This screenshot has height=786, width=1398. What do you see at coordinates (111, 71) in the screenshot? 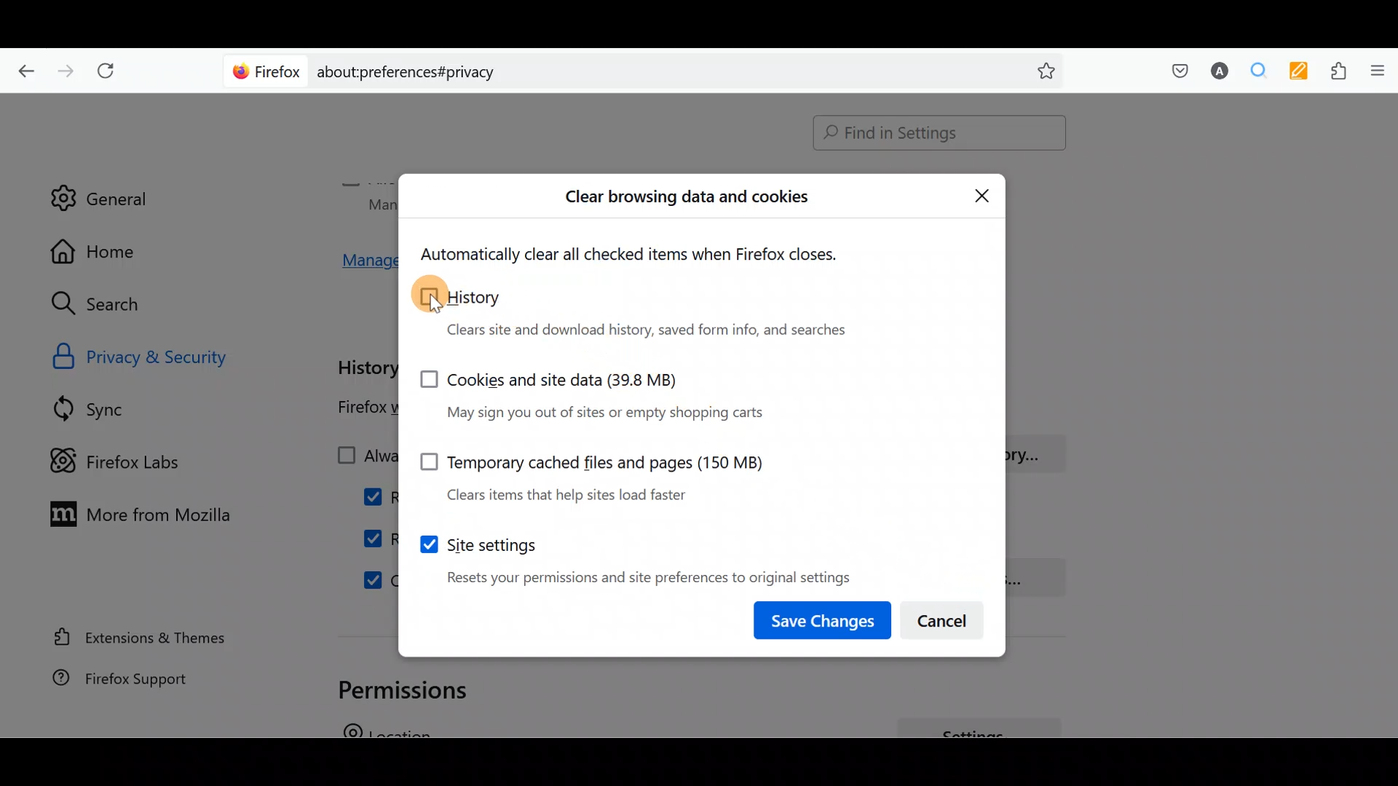
I see `Reload current page` at bounding box center [111, 71].